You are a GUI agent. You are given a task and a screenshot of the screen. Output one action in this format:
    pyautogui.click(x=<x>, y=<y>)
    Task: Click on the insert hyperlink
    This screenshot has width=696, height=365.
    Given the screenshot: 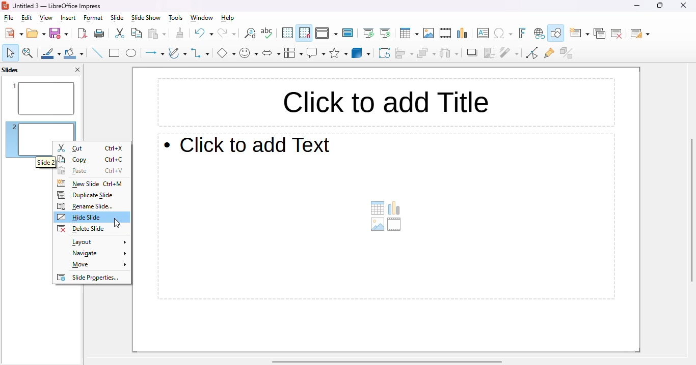 What is the action you would take?
    pyautogui.click(x=539, y=34)
    